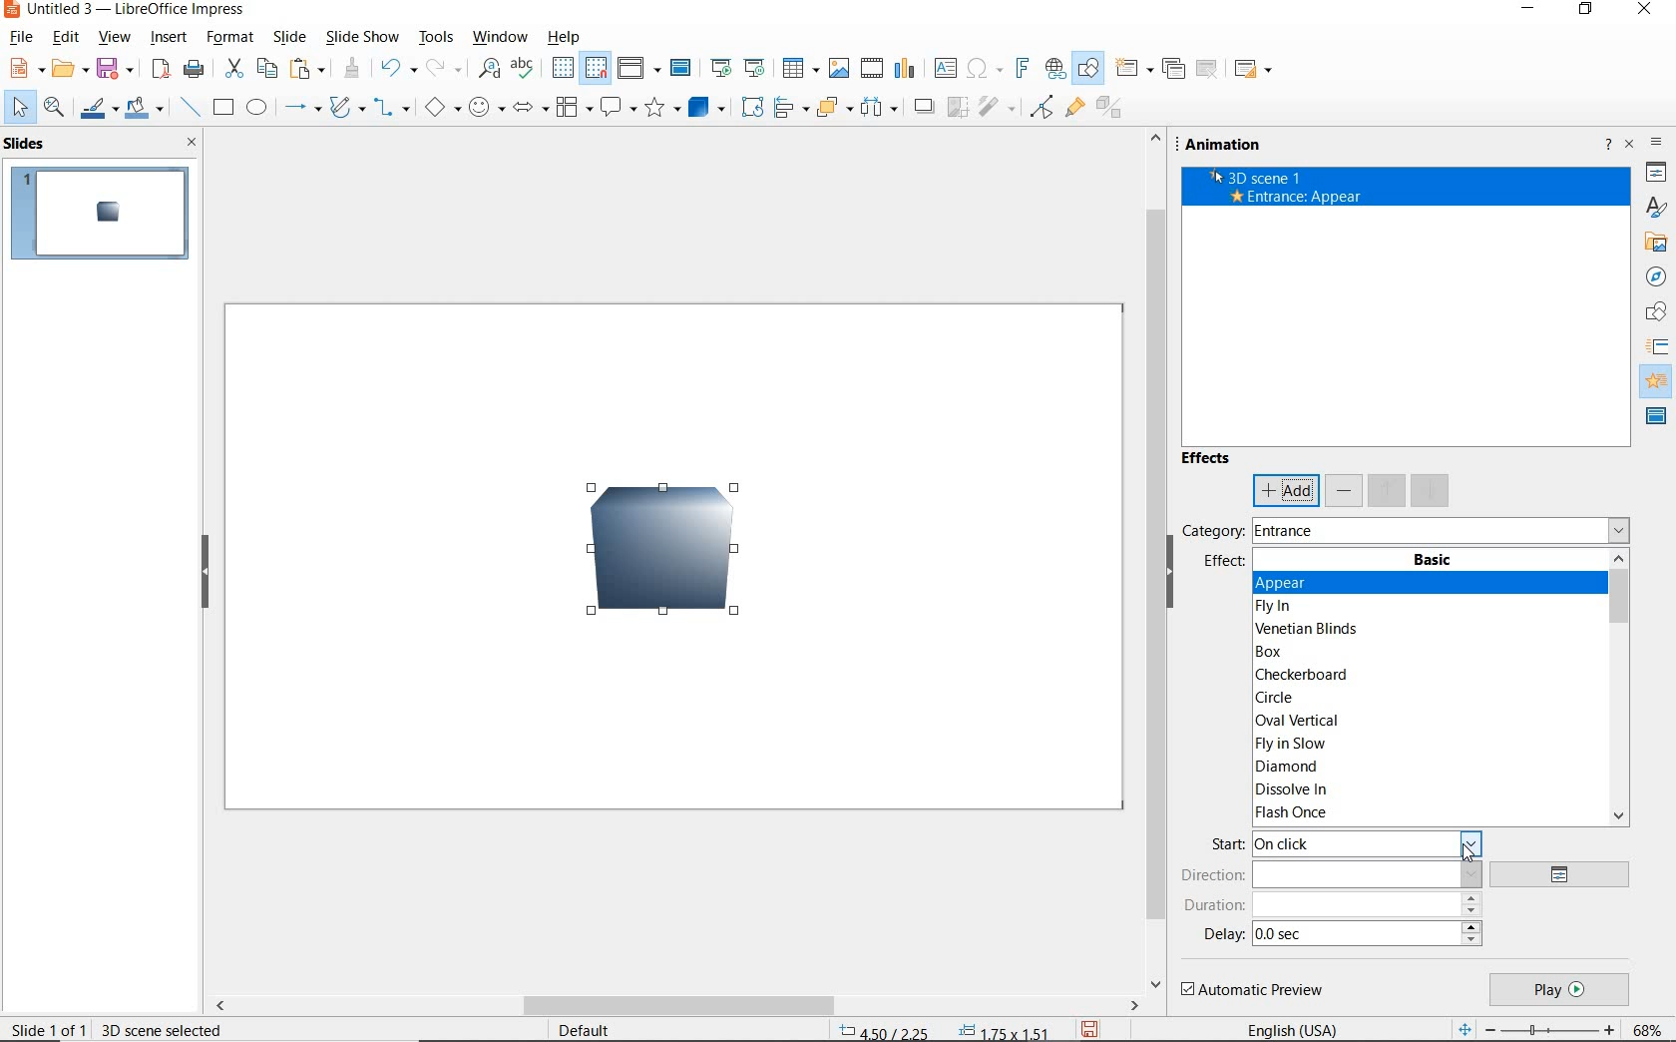  What do you see at coordinates (834, 107) in the screenshot?
I see `arrange` at bounding box center [834, 107].